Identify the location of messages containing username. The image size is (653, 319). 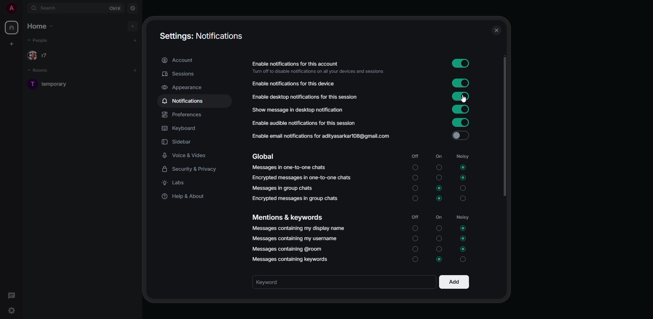
(294, 238).